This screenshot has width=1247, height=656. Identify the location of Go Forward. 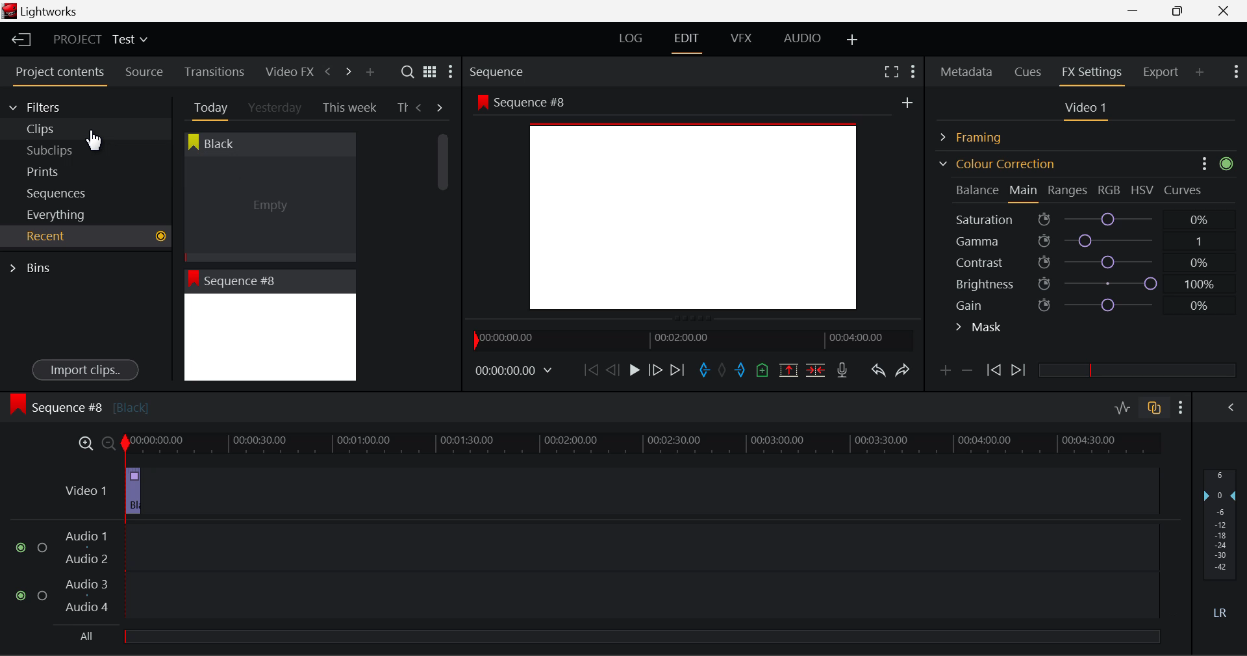
(655, 370).